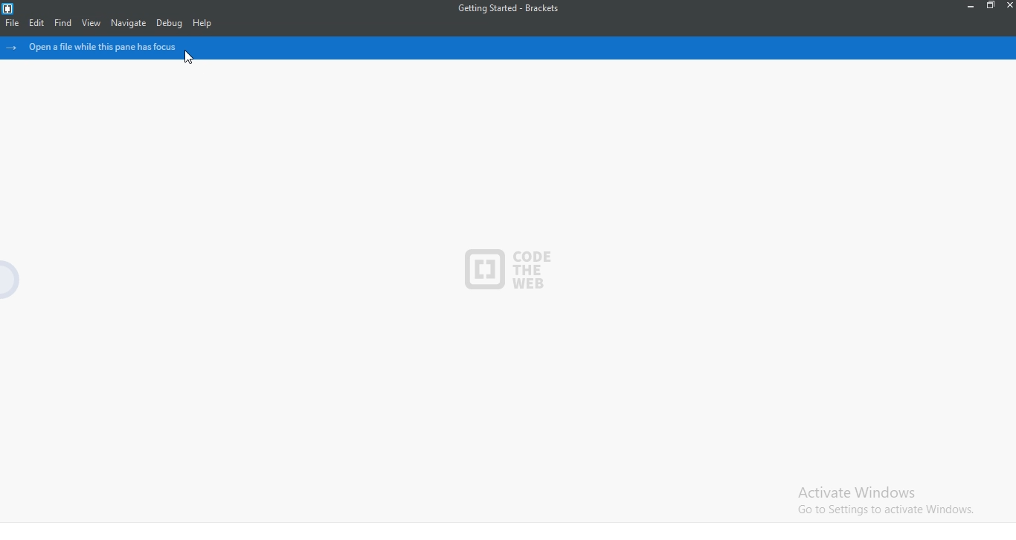 The width and height of the screenshot is (1016, 540). I want to click on cursor, so click(189, 60).